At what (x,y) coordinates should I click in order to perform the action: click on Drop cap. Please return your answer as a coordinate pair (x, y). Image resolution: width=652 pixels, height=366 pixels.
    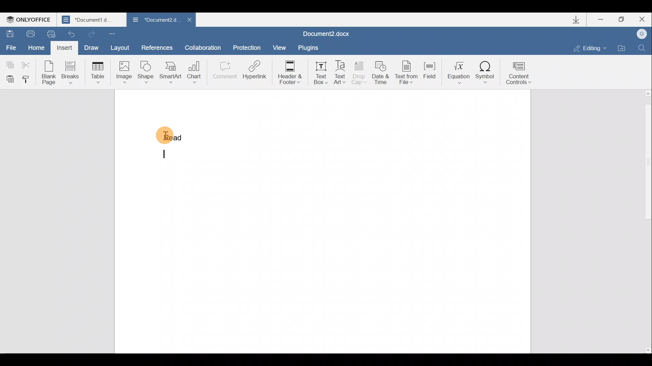
    Looking at the image, I should click on (359, 74).